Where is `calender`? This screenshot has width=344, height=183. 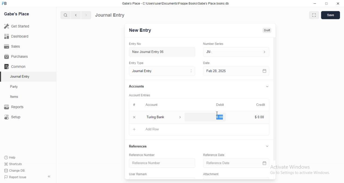
calender is located at coordinates (264, 71).